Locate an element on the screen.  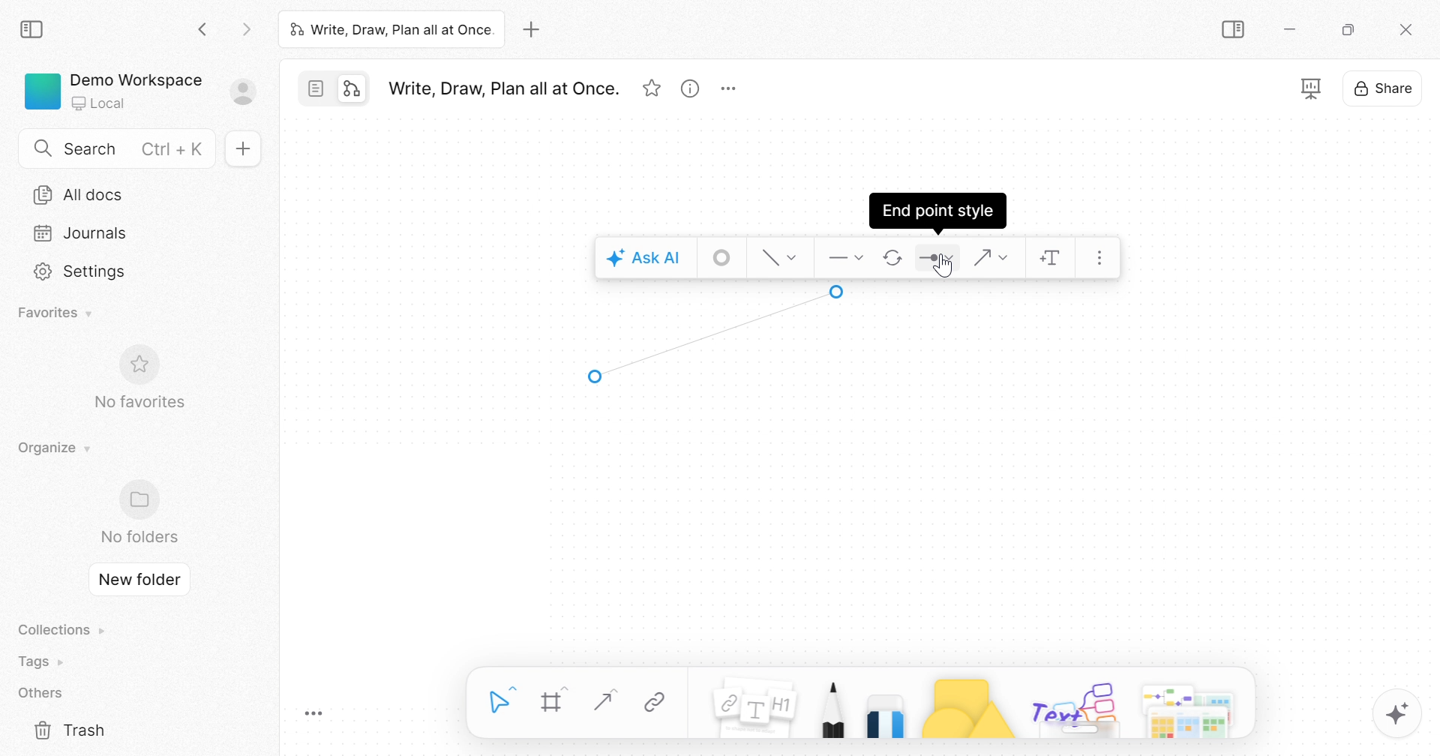
All docs is located at coordinates (84, 193).